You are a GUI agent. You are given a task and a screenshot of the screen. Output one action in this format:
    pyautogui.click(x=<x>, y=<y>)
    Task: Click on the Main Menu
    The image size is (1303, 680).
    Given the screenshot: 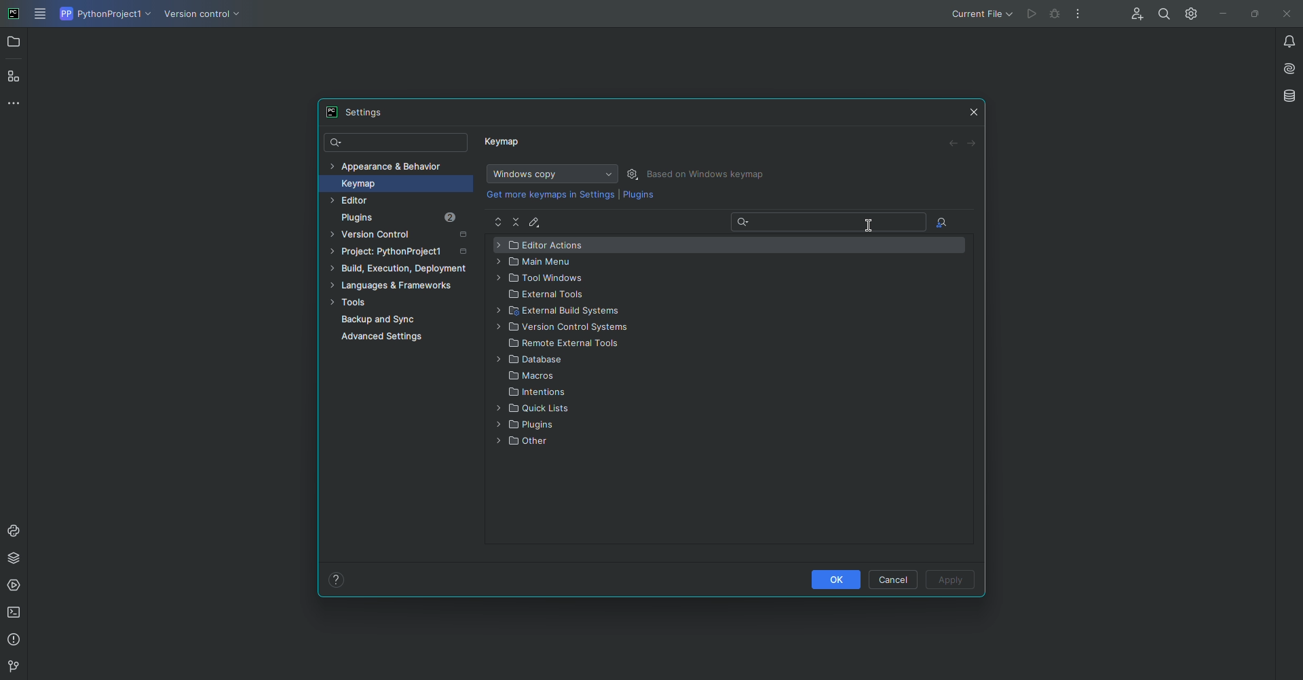 What is the action you would take?
    pyautogui.click(x=540, y=262)
    